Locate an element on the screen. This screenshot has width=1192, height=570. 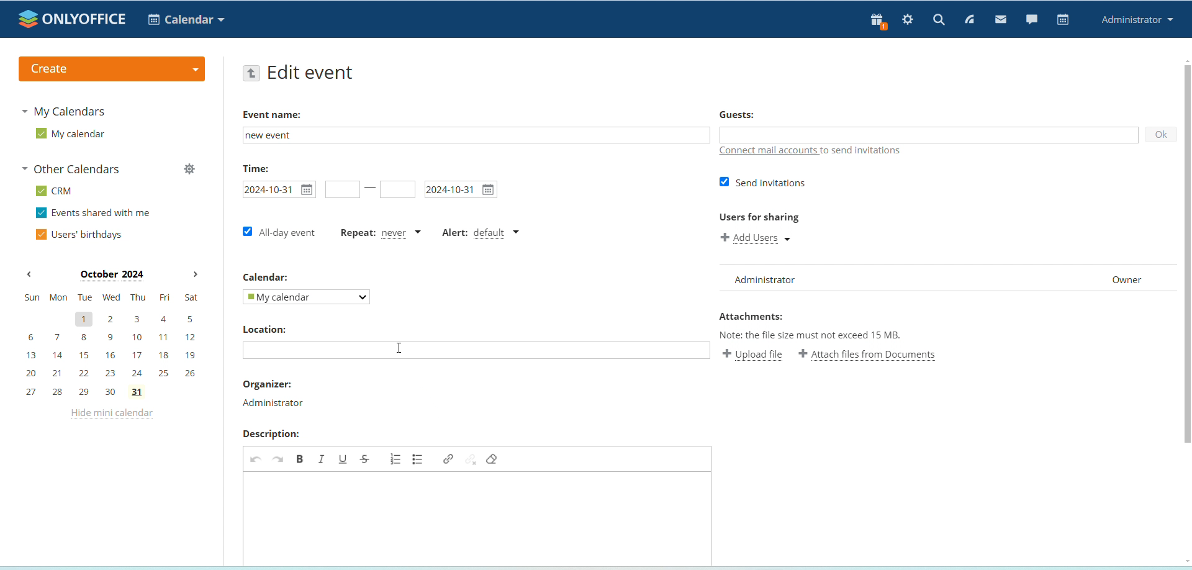
line is located at coordinates (371, 189).